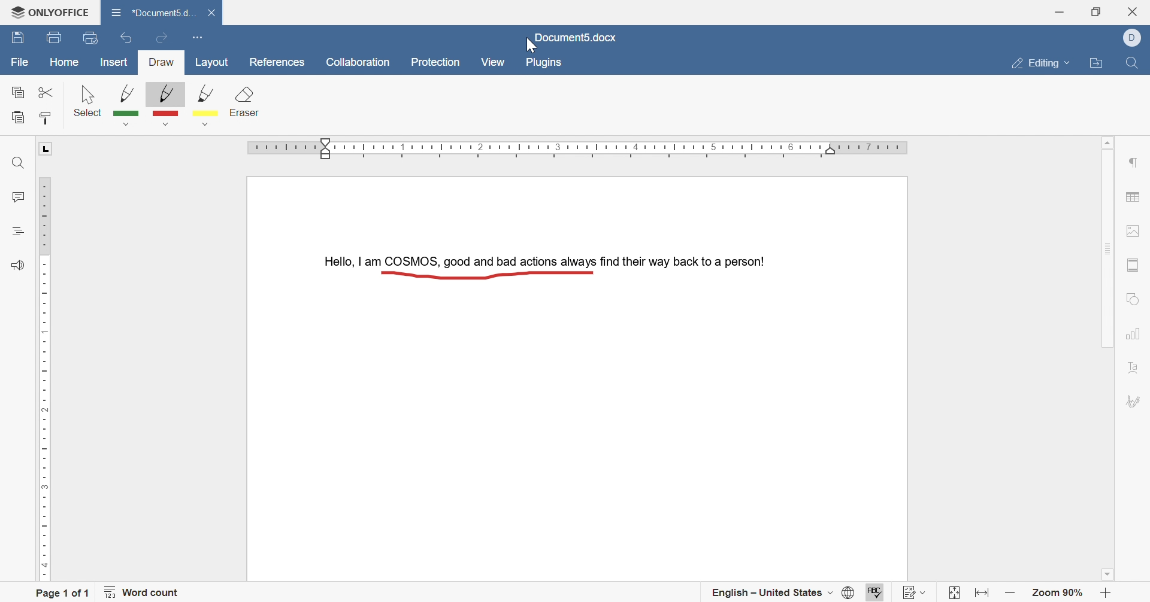 This screenshot has height=602, width=1150. I want to click on layout, so click(214, 63).